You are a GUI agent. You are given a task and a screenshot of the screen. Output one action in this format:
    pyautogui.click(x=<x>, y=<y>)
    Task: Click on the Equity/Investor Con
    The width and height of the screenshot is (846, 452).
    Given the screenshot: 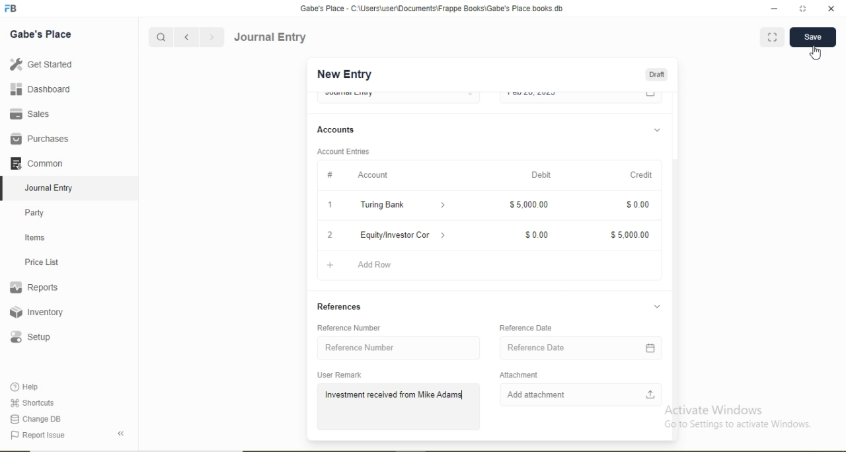 What is the action you would take?
    pyautogui.click(x=395, y=235)
    